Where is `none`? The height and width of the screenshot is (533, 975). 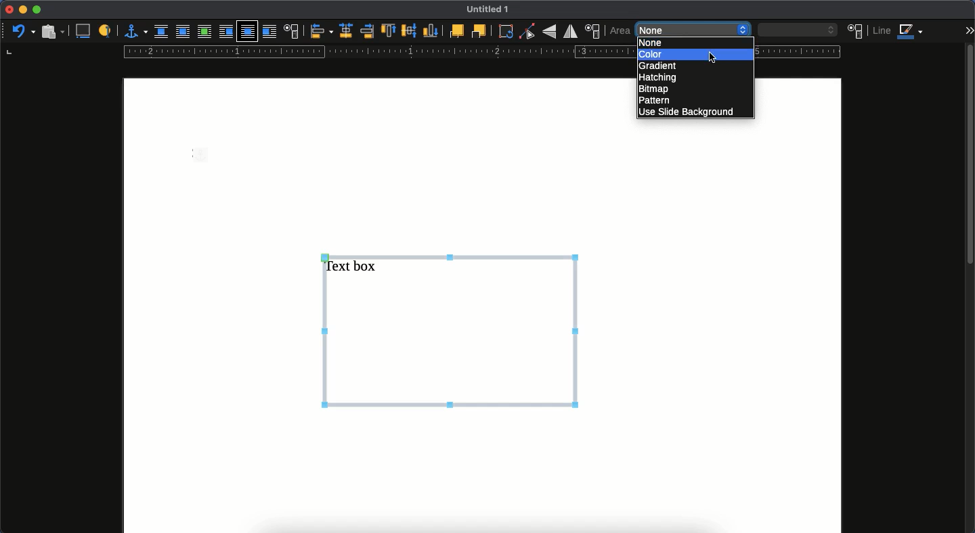 none is located at coordinates (693, 29).